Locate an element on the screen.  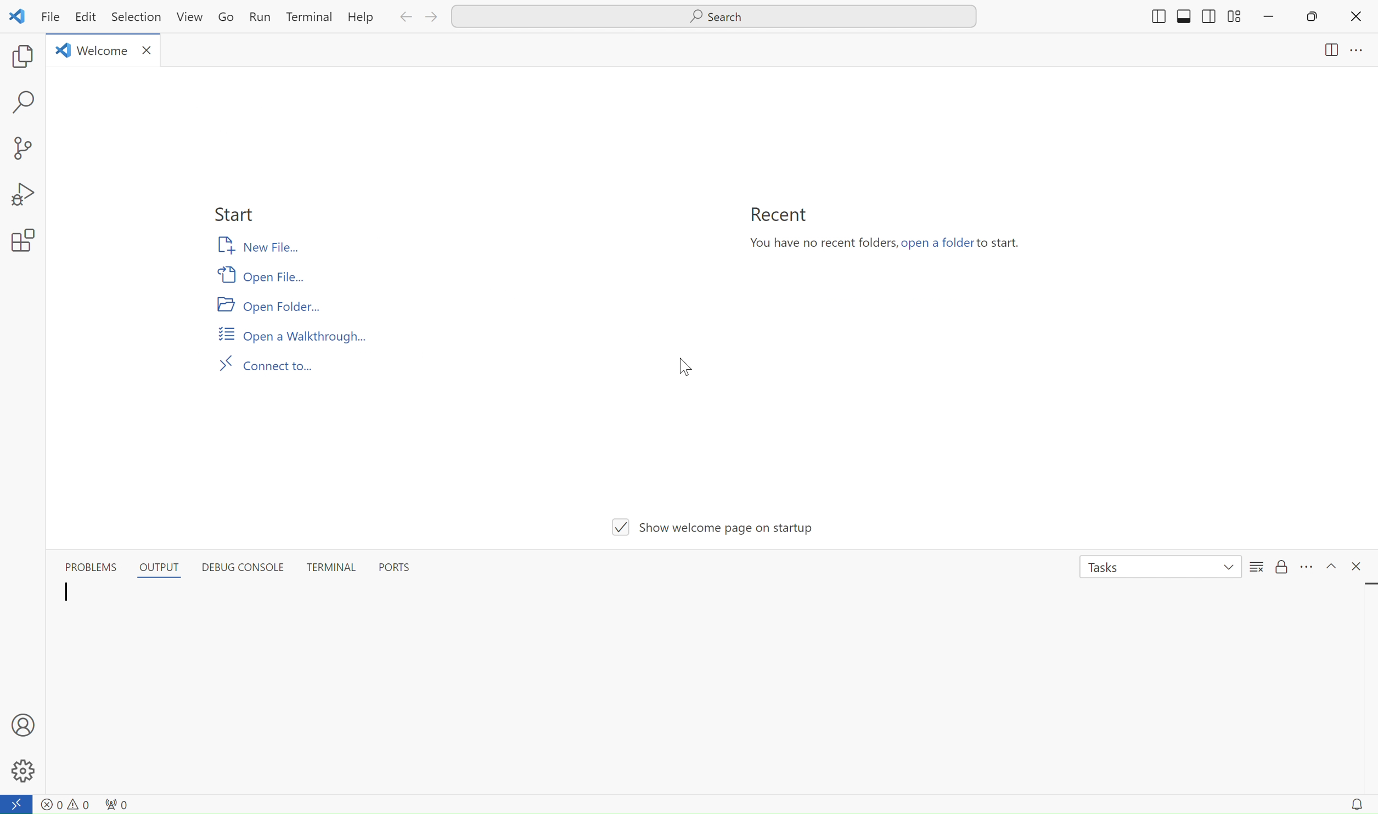
recent is located at coordinates (777, 217).